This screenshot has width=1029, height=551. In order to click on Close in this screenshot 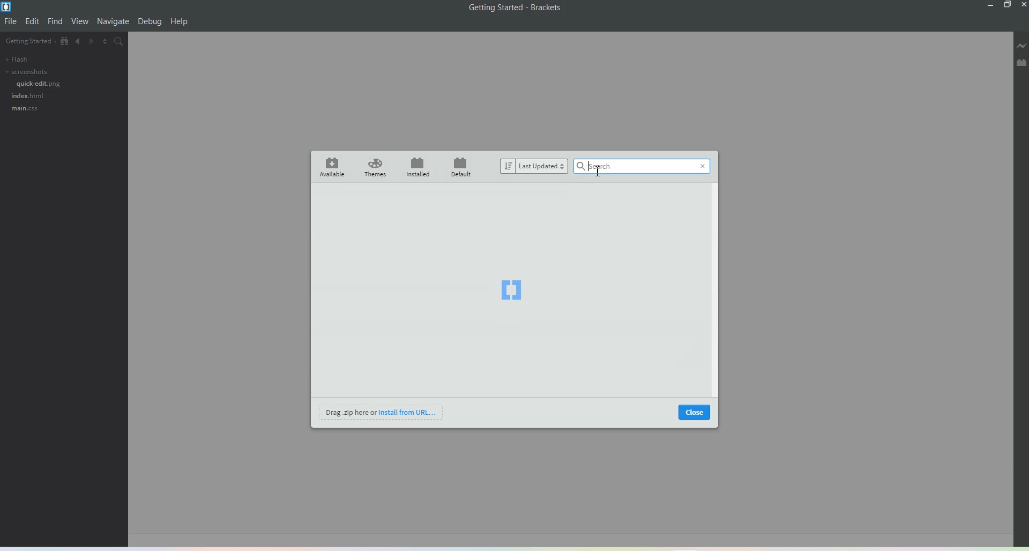, I will do `click(702, 168)`.